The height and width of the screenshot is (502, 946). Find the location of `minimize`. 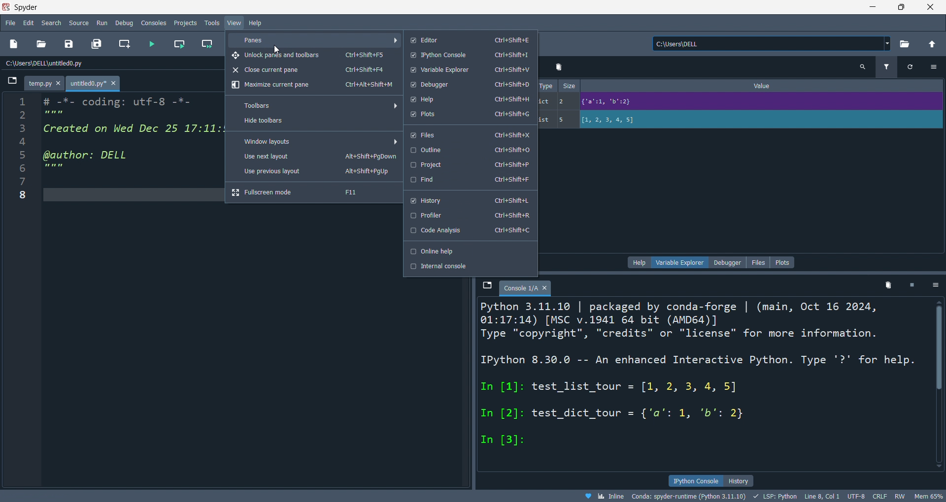

minimize is located at coordinates (872, 7).